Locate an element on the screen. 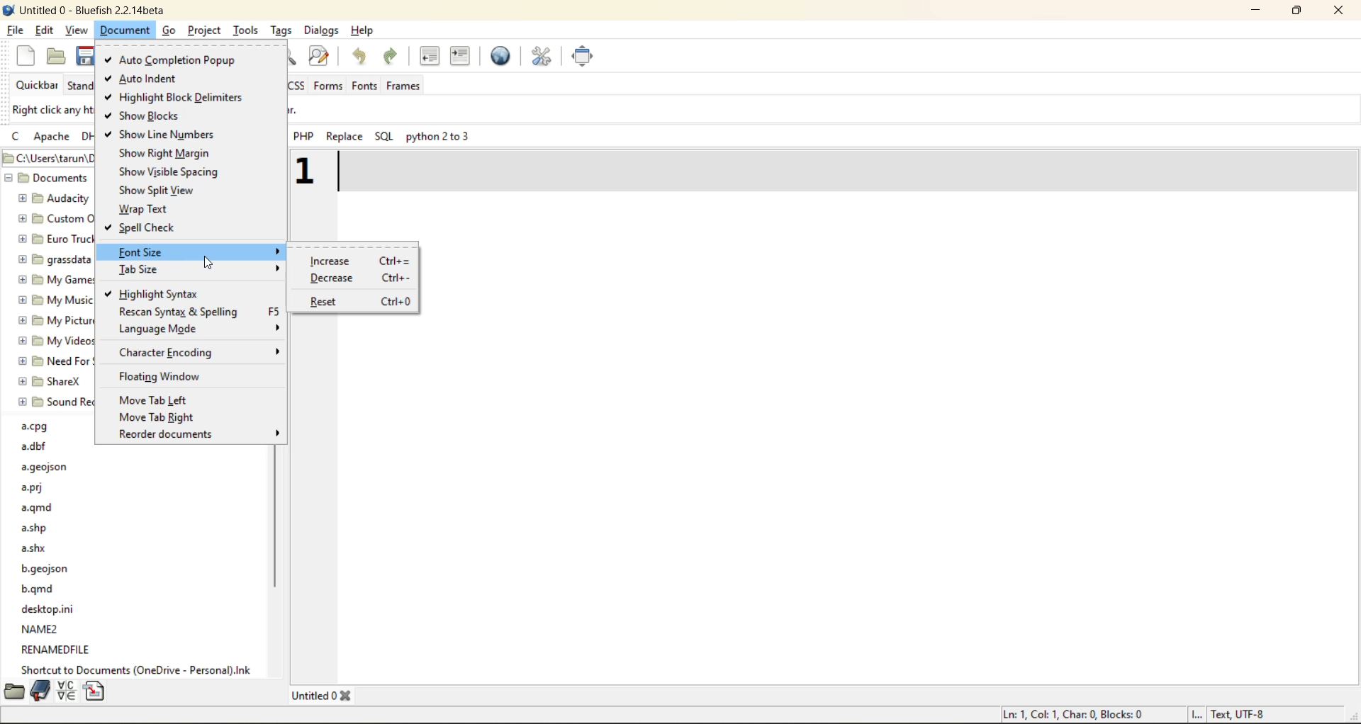 The width and height of the screenshot is (1361, 724). grasssdata is located at coordinates (55, 260).